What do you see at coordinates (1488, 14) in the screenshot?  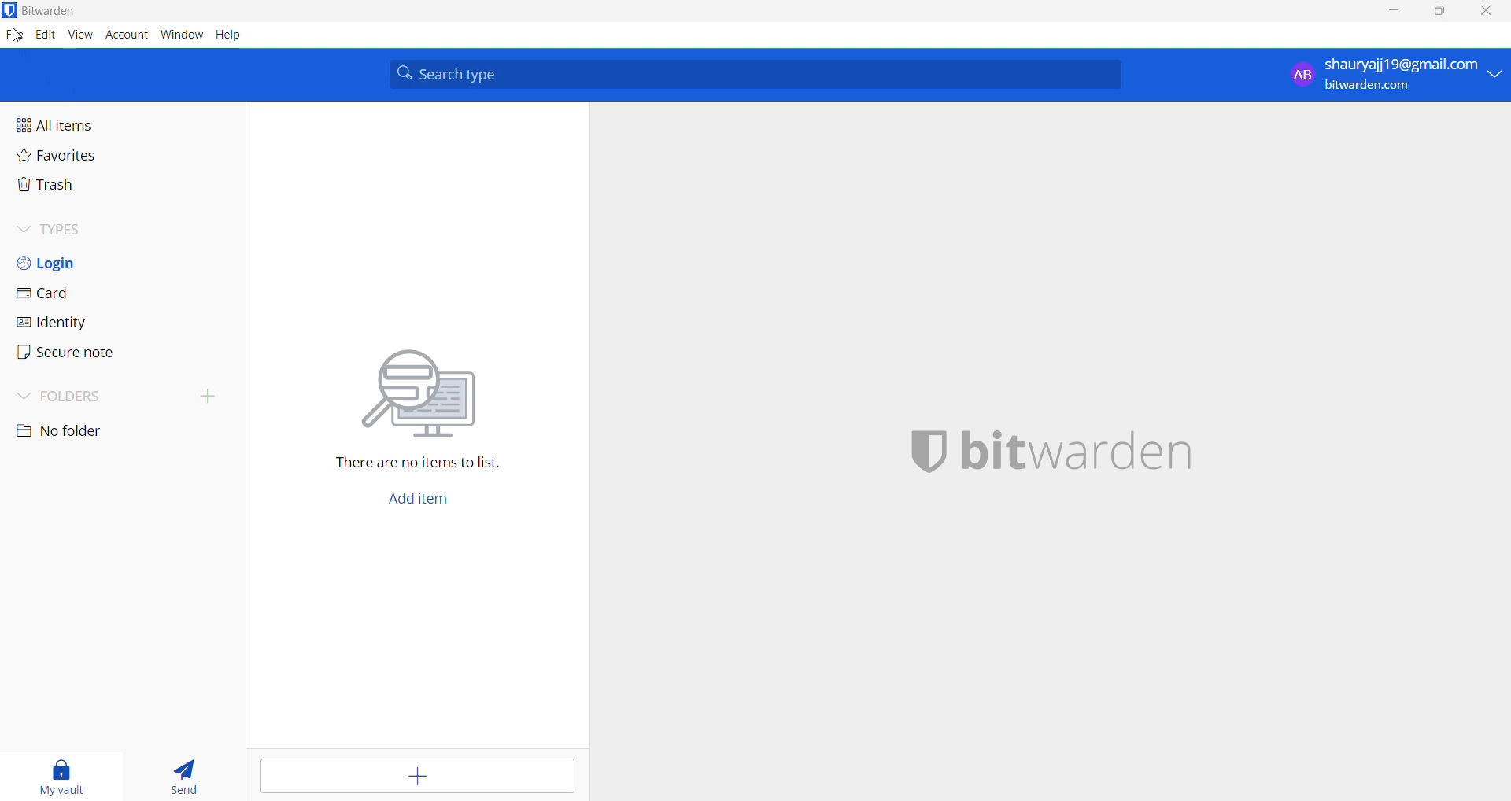 I see `close` at bounding box center [1488, 14].